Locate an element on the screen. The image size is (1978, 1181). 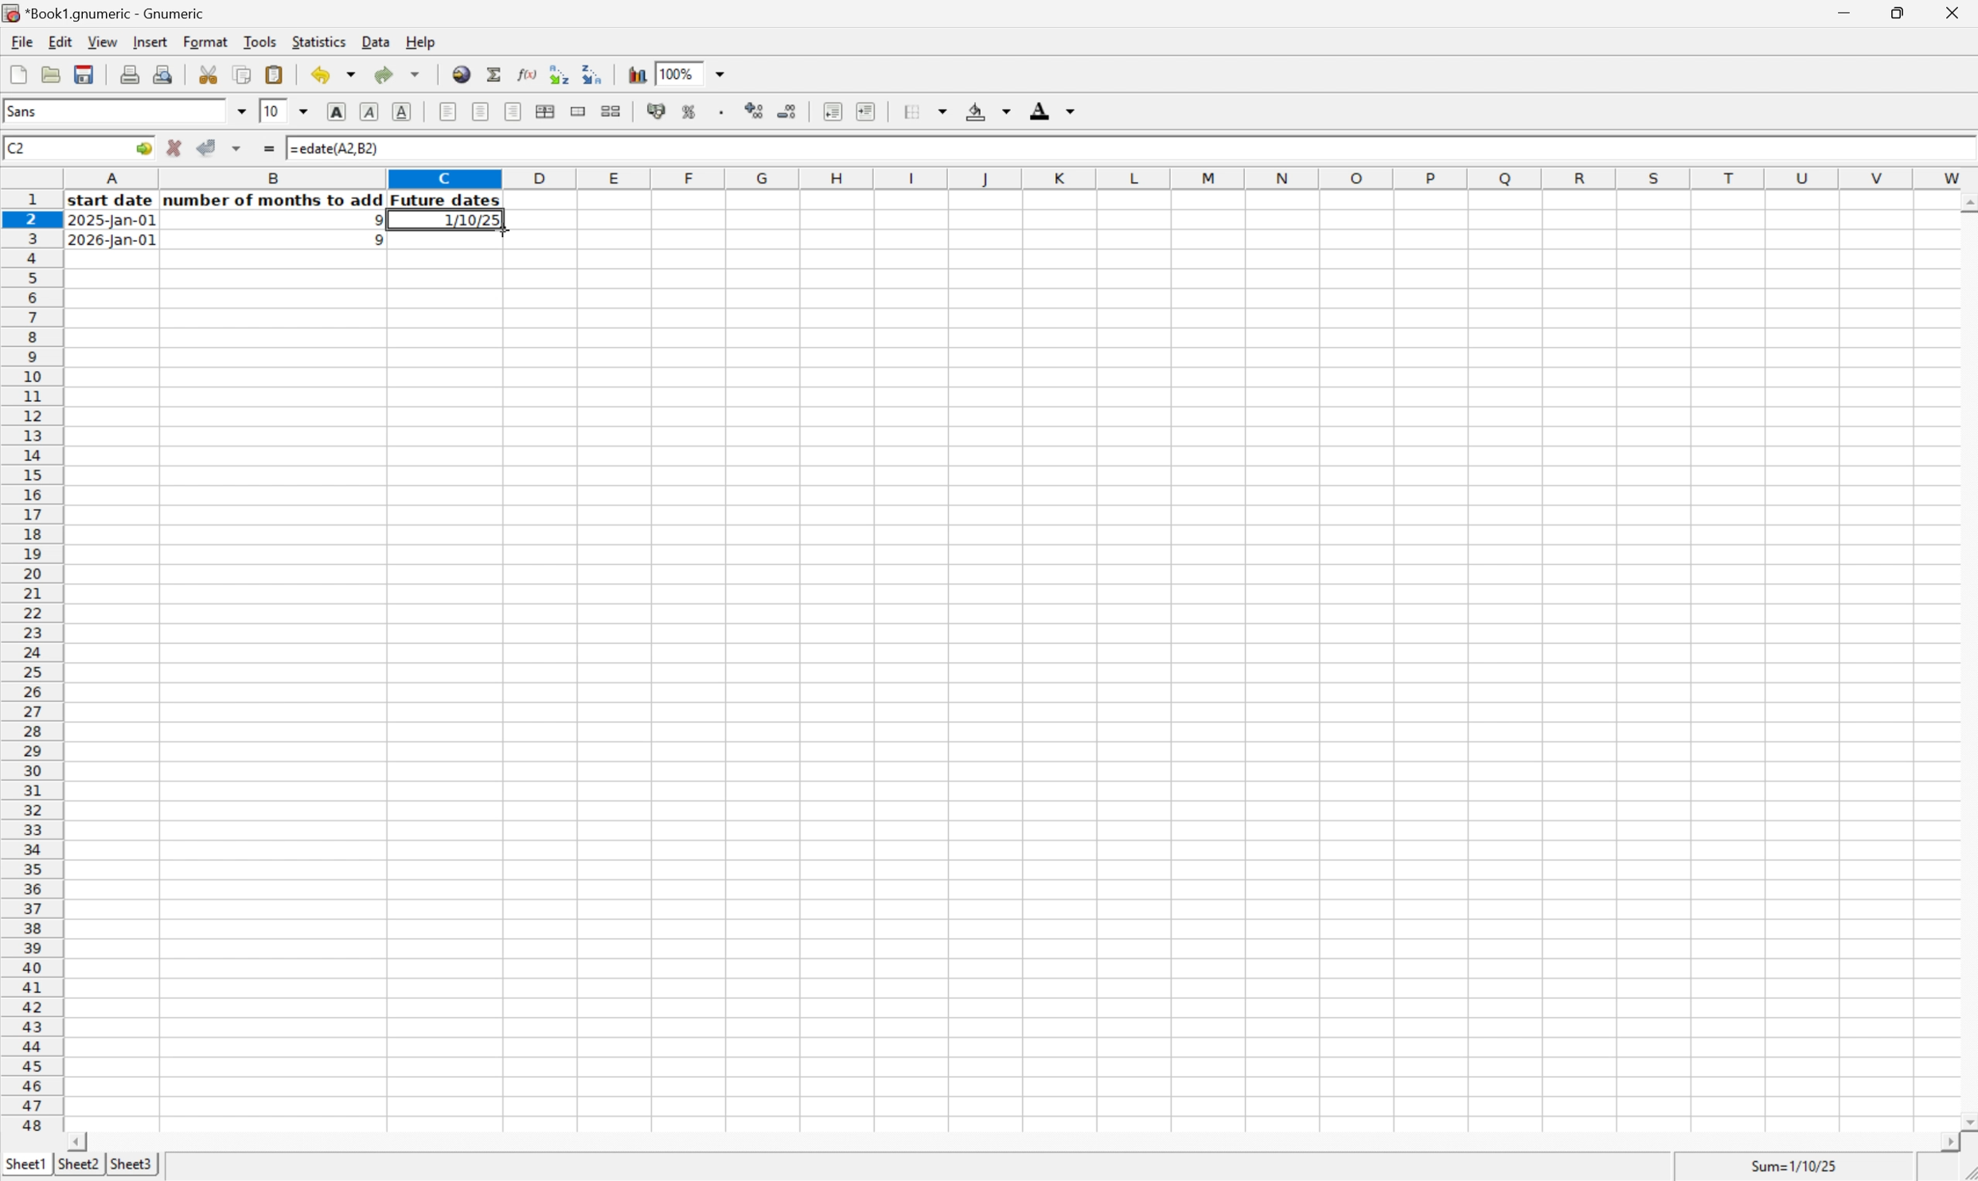
Undo is located at coordinates (331, 75).